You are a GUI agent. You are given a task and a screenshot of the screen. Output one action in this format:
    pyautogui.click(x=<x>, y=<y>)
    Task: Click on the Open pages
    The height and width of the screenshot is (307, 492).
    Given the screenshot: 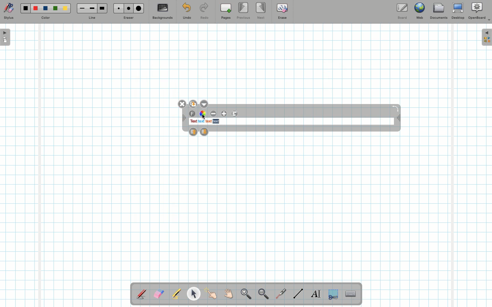 What is the action you would take?
    pyautogui.click(x=6, y=37)
    